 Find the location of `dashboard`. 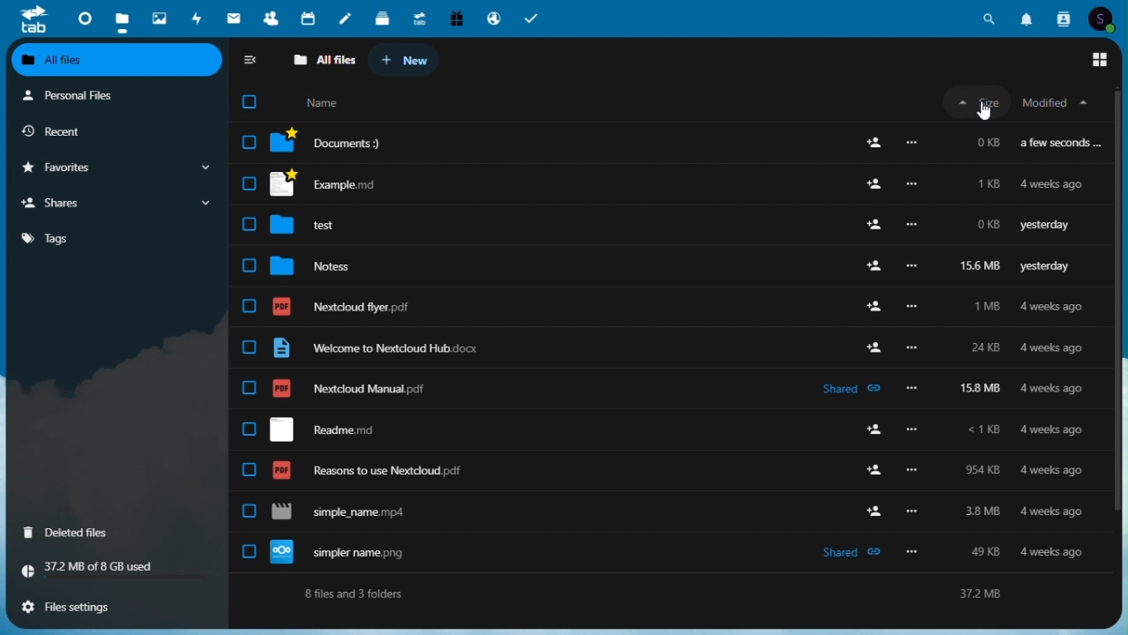

dashboard is located at coordinates (80, 18).